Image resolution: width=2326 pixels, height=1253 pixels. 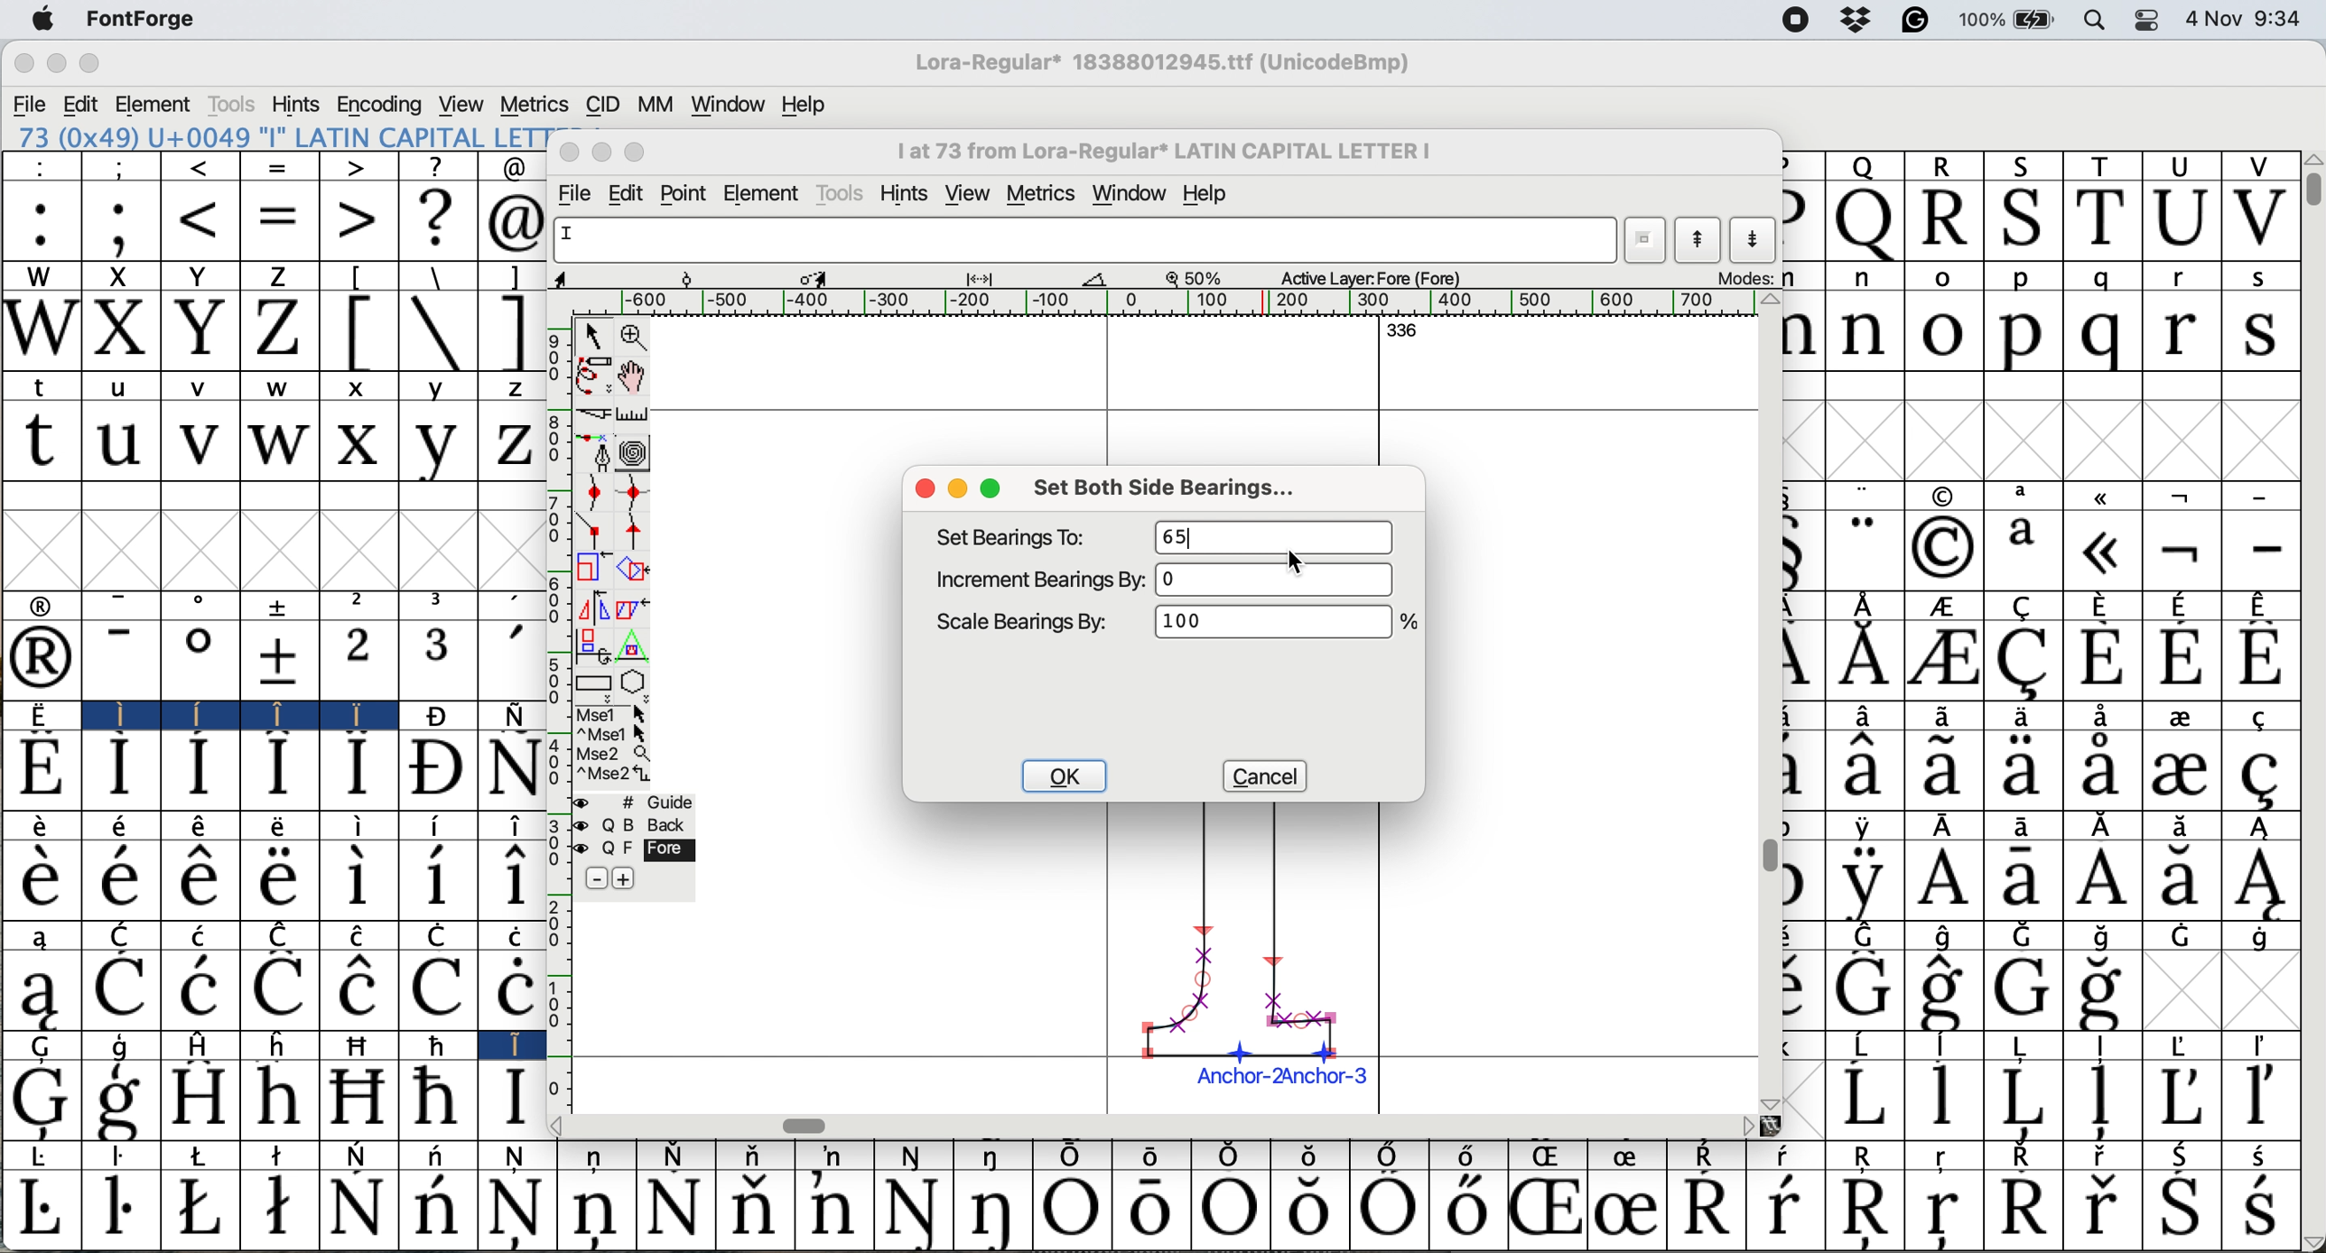 What do you see at coordinates (914, 1210) in the screenshot?
I see `Symbol` at bounding box center [914, 1210].